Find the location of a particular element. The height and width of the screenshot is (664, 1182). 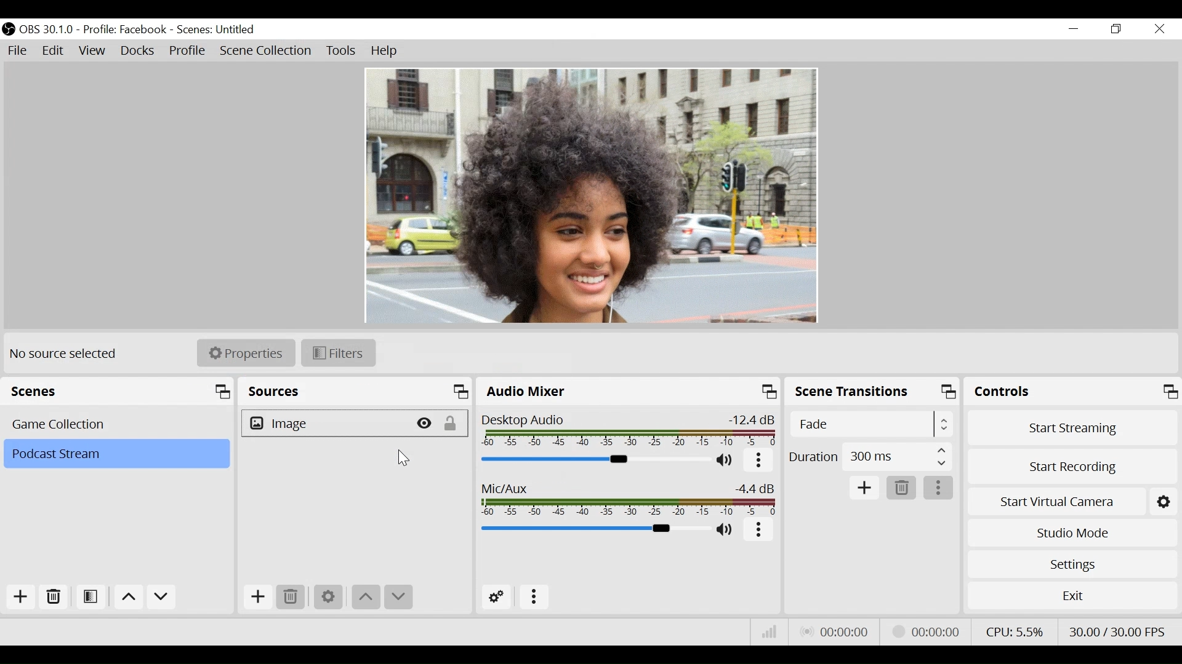

Properties is located at coordinates (246, 352).